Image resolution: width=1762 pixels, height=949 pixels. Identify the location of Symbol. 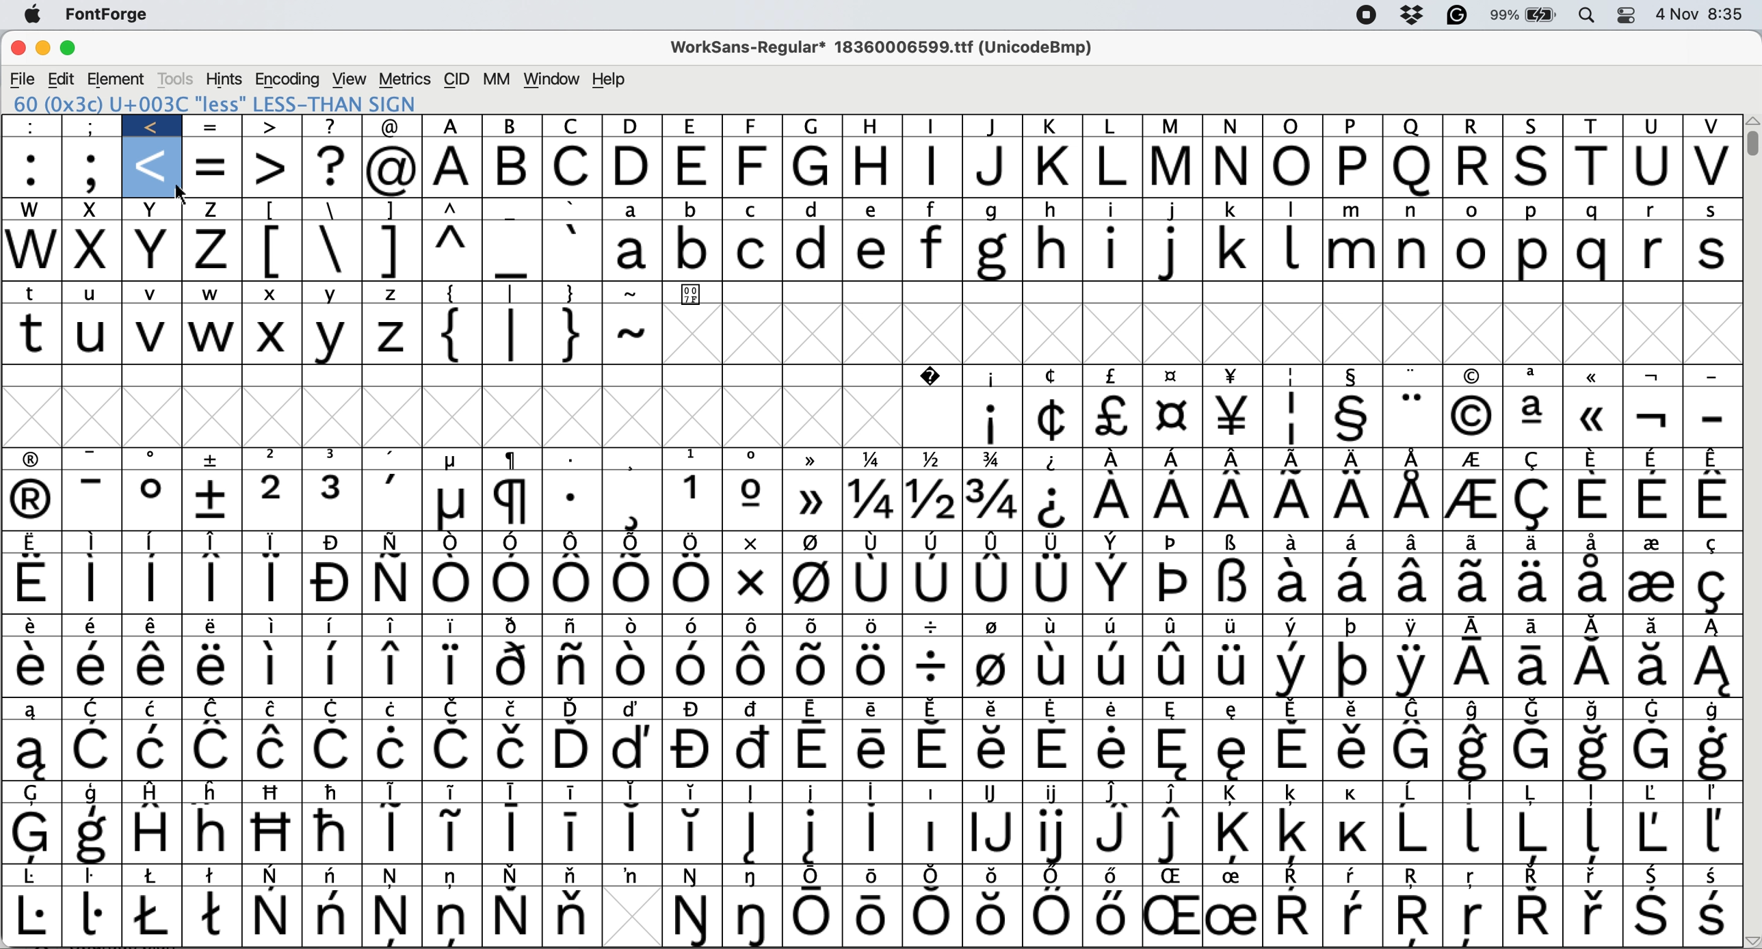
(1592, 585).